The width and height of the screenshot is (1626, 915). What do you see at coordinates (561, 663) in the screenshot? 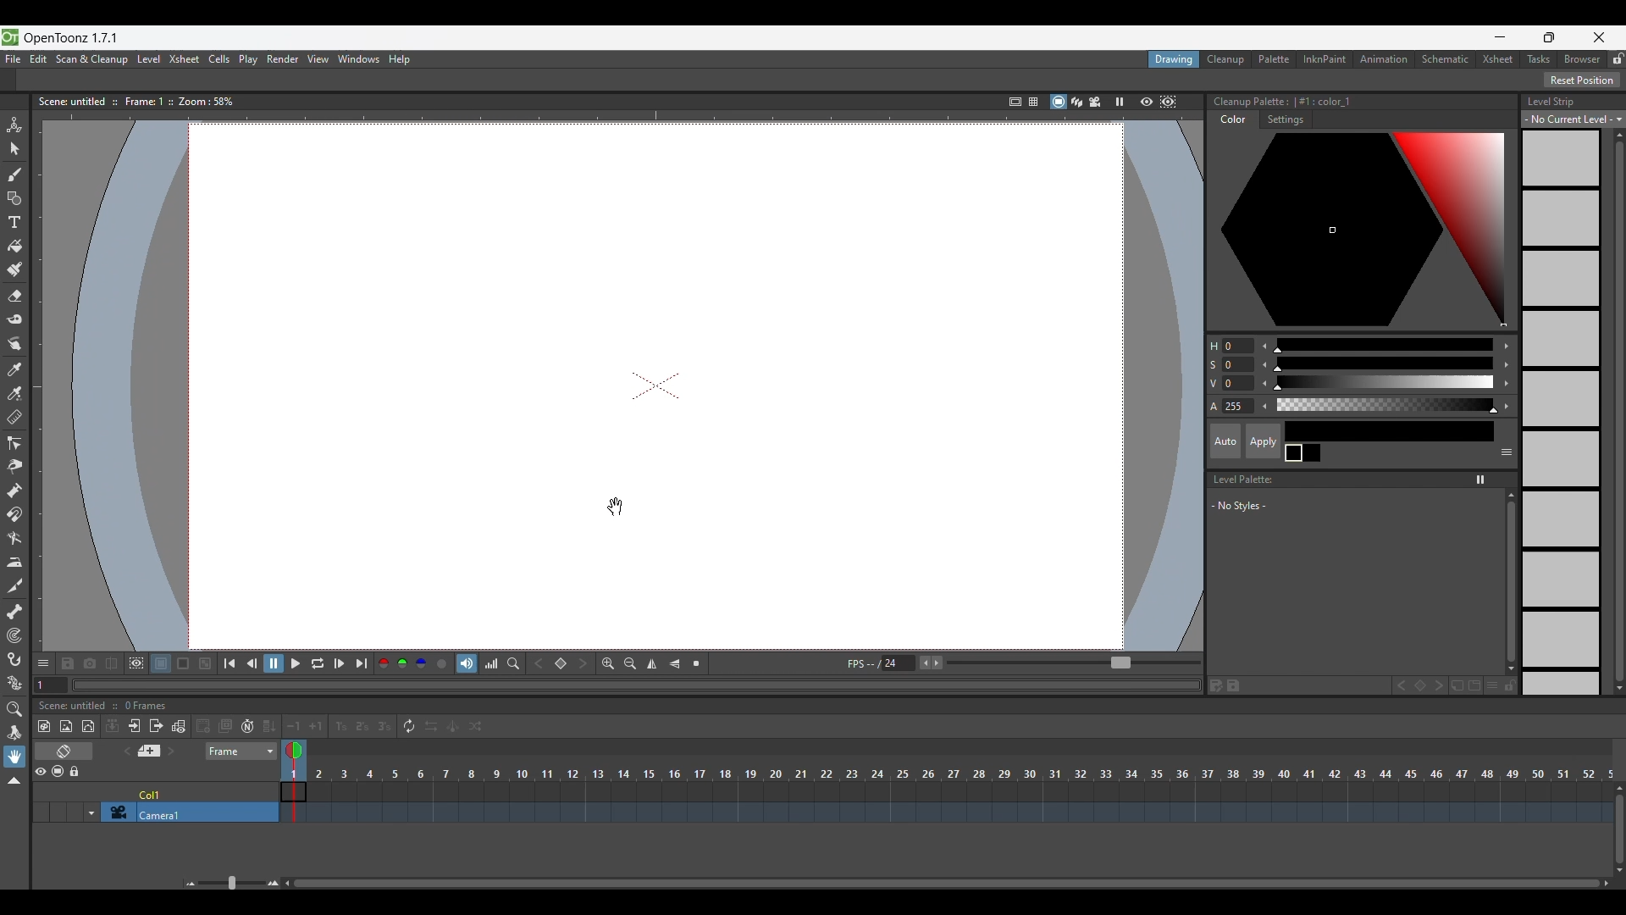
I see `Set key` at bounding box center [561, 663].